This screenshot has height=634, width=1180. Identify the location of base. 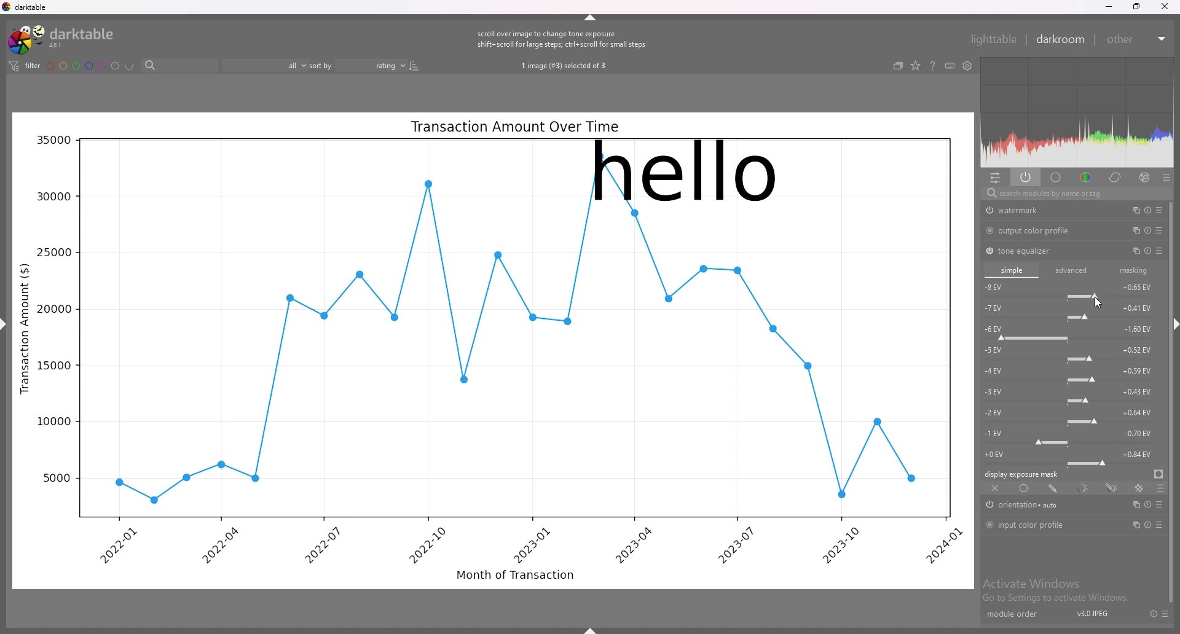
(1056, 178).